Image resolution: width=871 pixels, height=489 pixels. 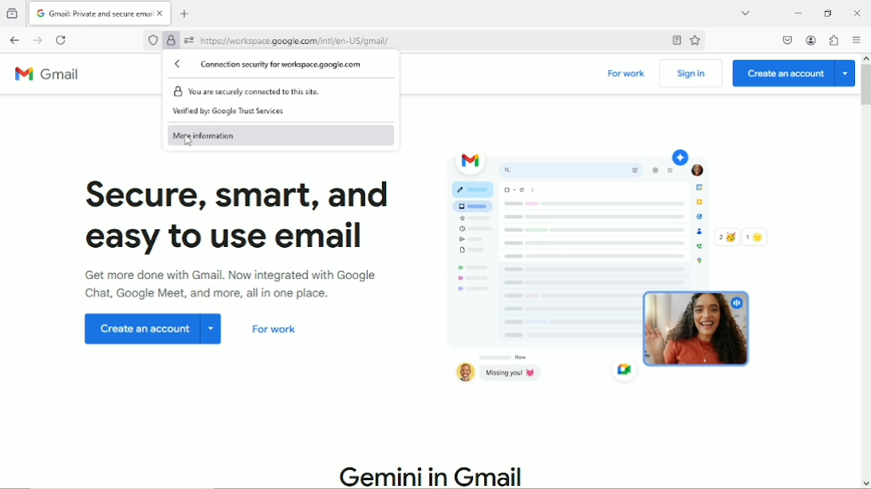 What do you see at coordinates (152, 328) in the screenshot?
I see `Create an account` at bounding box center [152, 328].